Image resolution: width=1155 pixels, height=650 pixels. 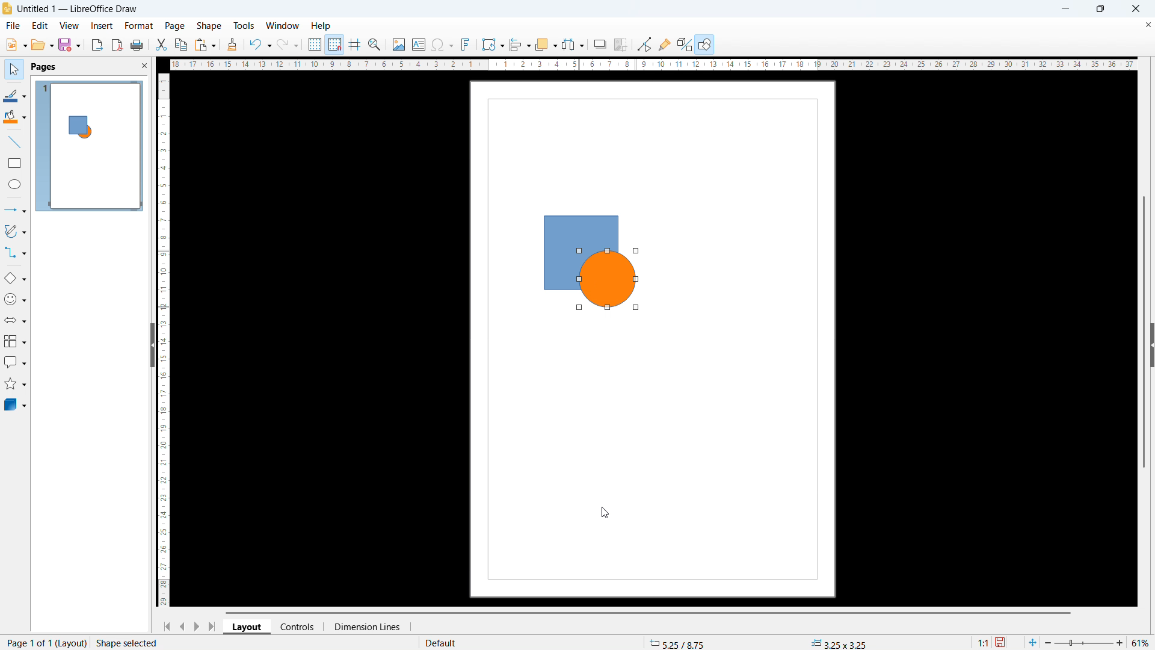 What do you see at coordinates (161, 45) in the screenshot?
I see `cut ` at bounding box center [161, 45].